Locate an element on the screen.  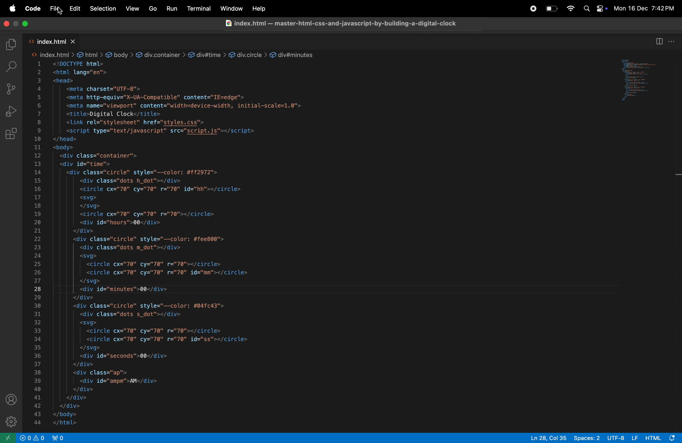
Terminal is located at coordinates (199, 8).